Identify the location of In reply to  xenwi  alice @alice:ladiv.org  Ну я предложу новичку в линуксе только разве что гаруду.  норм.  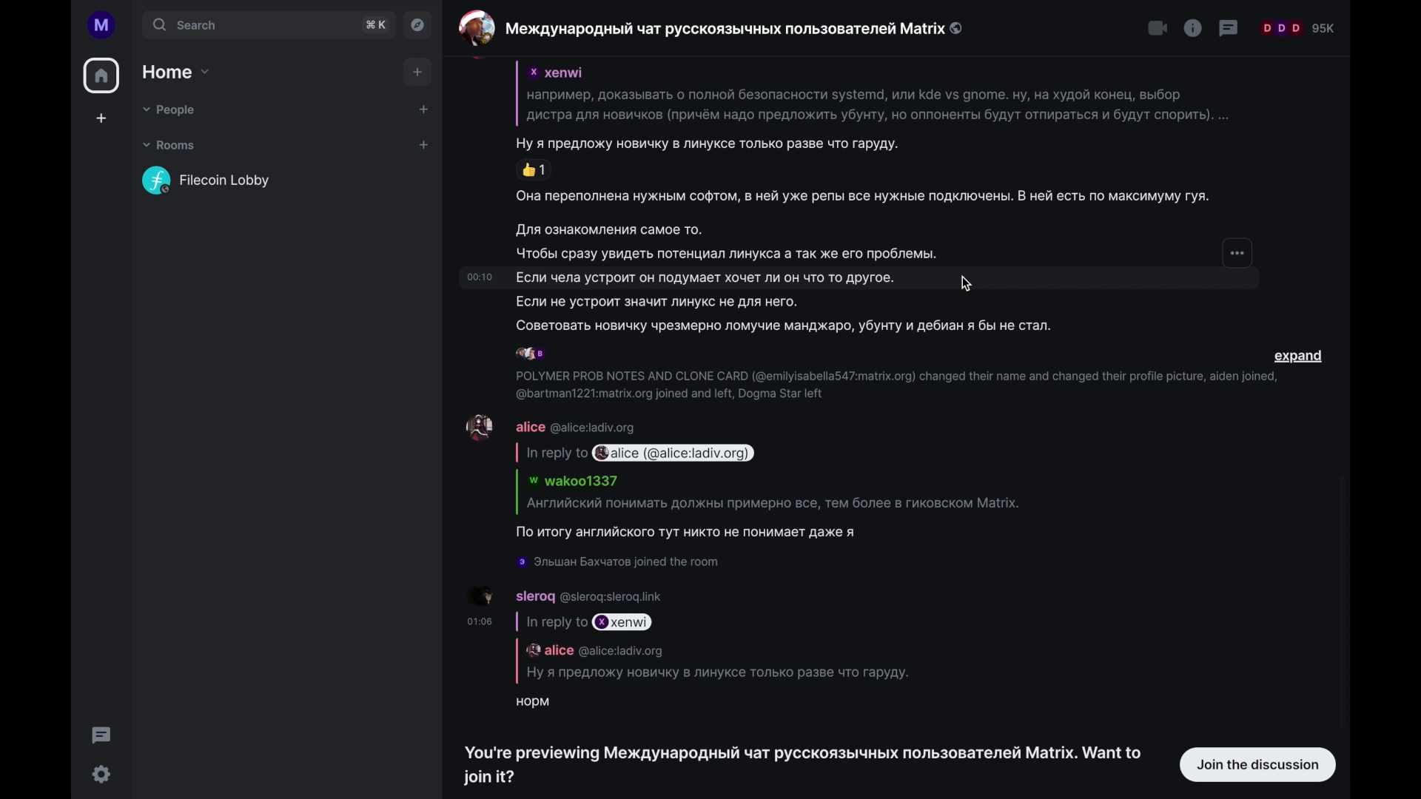
(714, 660).